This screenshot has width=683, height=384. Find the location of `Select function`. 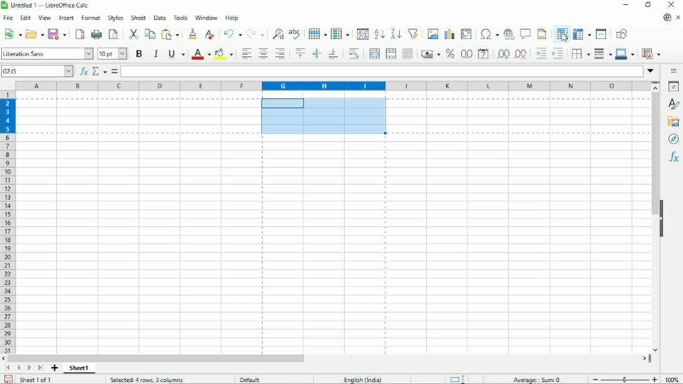

Select function is located at coordinates (99, 71).